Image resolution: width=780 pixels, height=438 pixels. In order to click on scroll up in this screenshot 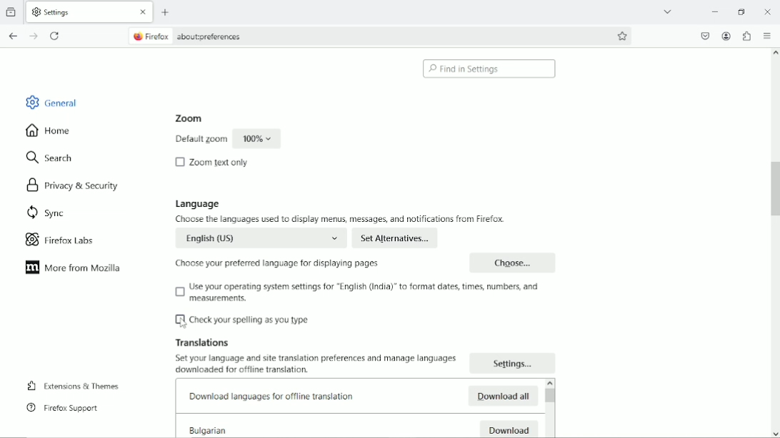, I will do `click(550, 383)`.